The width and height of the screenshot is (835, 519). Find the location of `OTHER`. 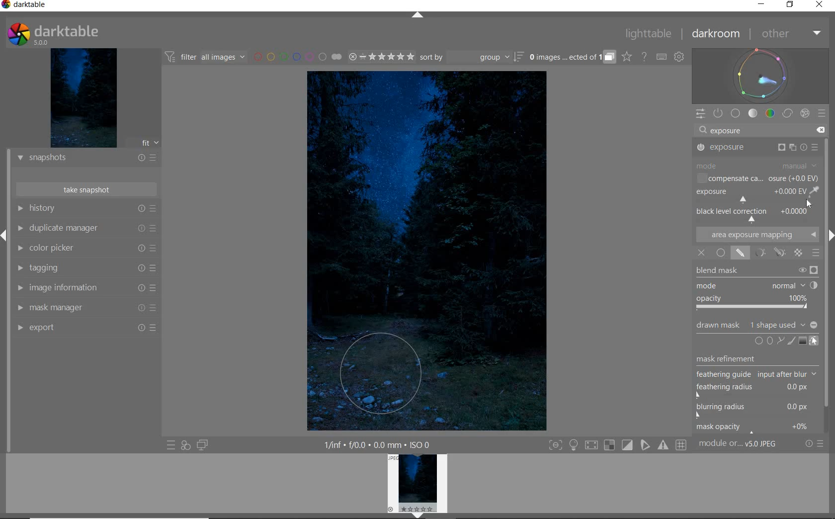

OTHER is located at coordinates (790, 34).